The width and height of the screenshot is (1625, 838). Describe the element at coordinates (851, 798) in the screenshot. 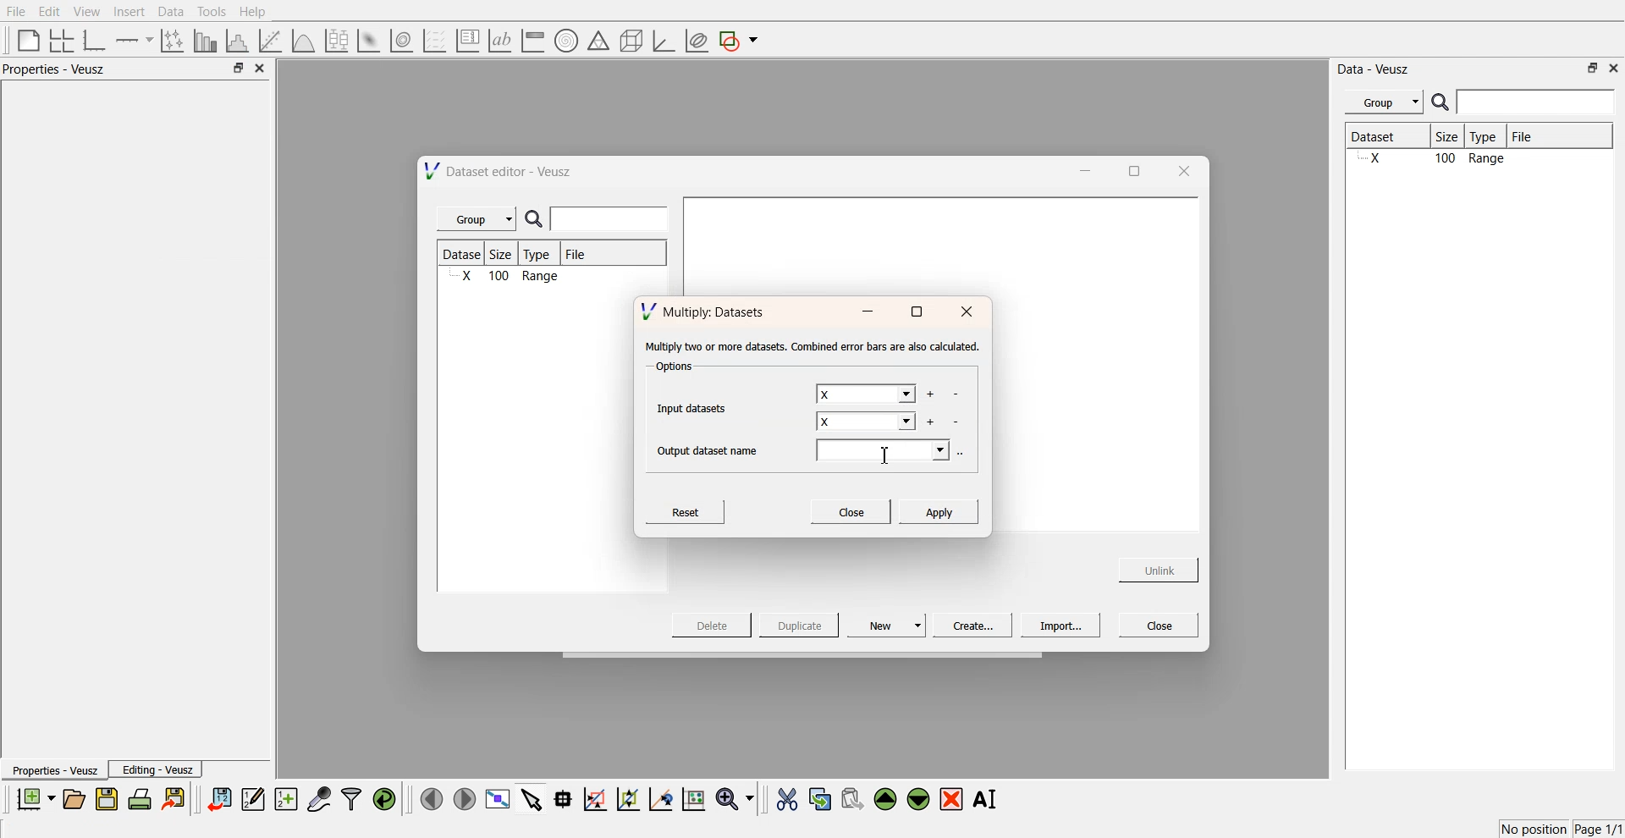

I see `paste the selected widgets` at that location.